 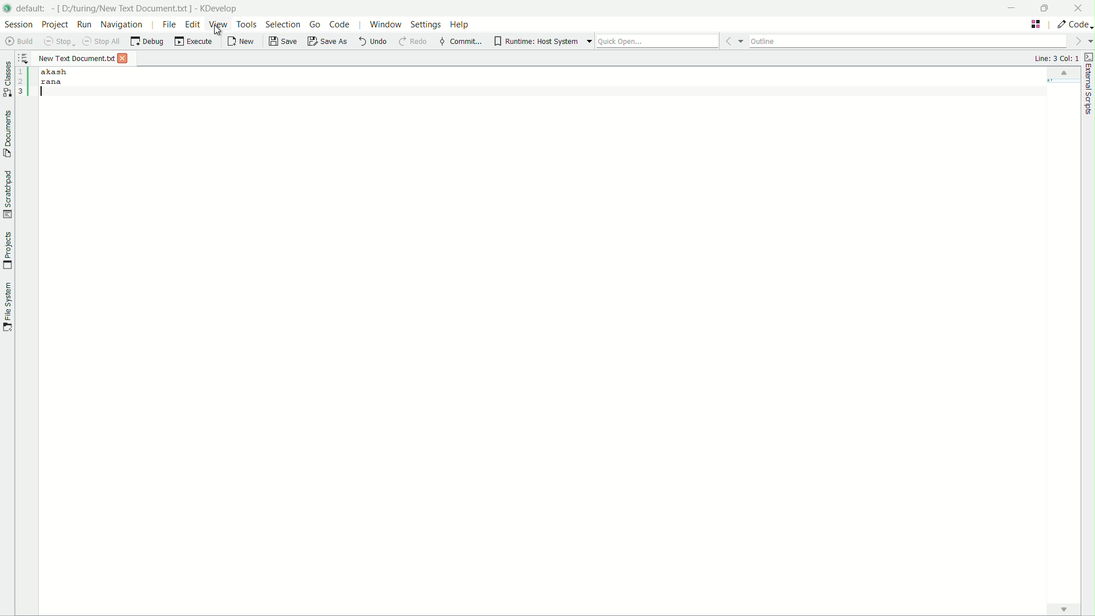 I want to click on runtime host system, so click(x=536, y=41).